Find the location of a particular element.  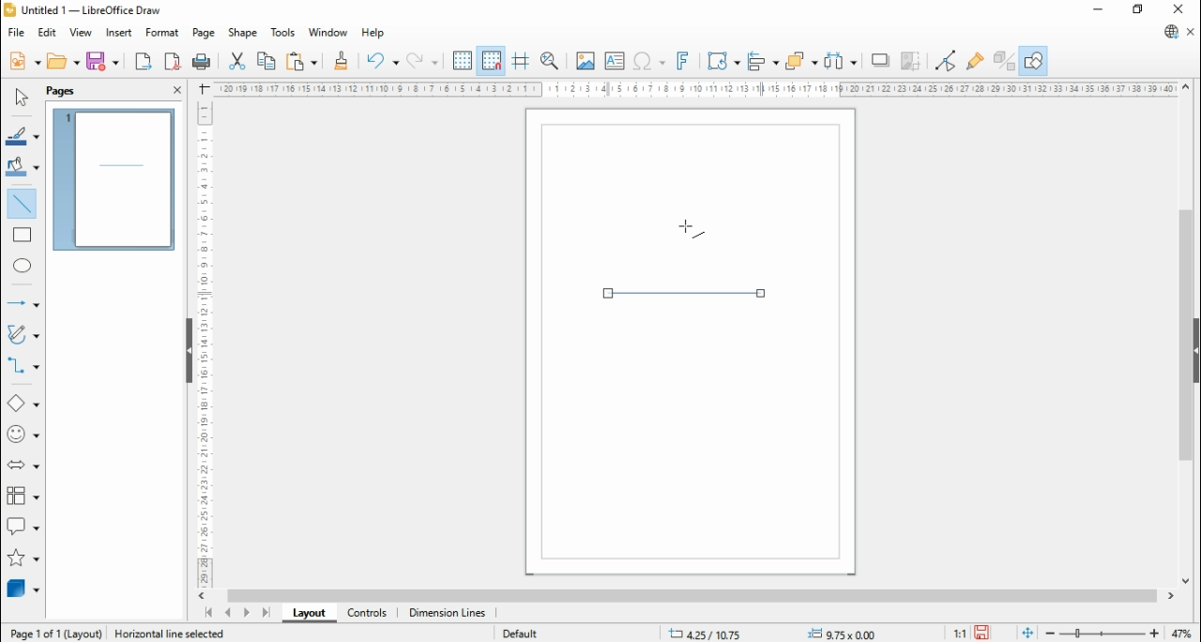

minimize is located at coordinates (1099, 11).